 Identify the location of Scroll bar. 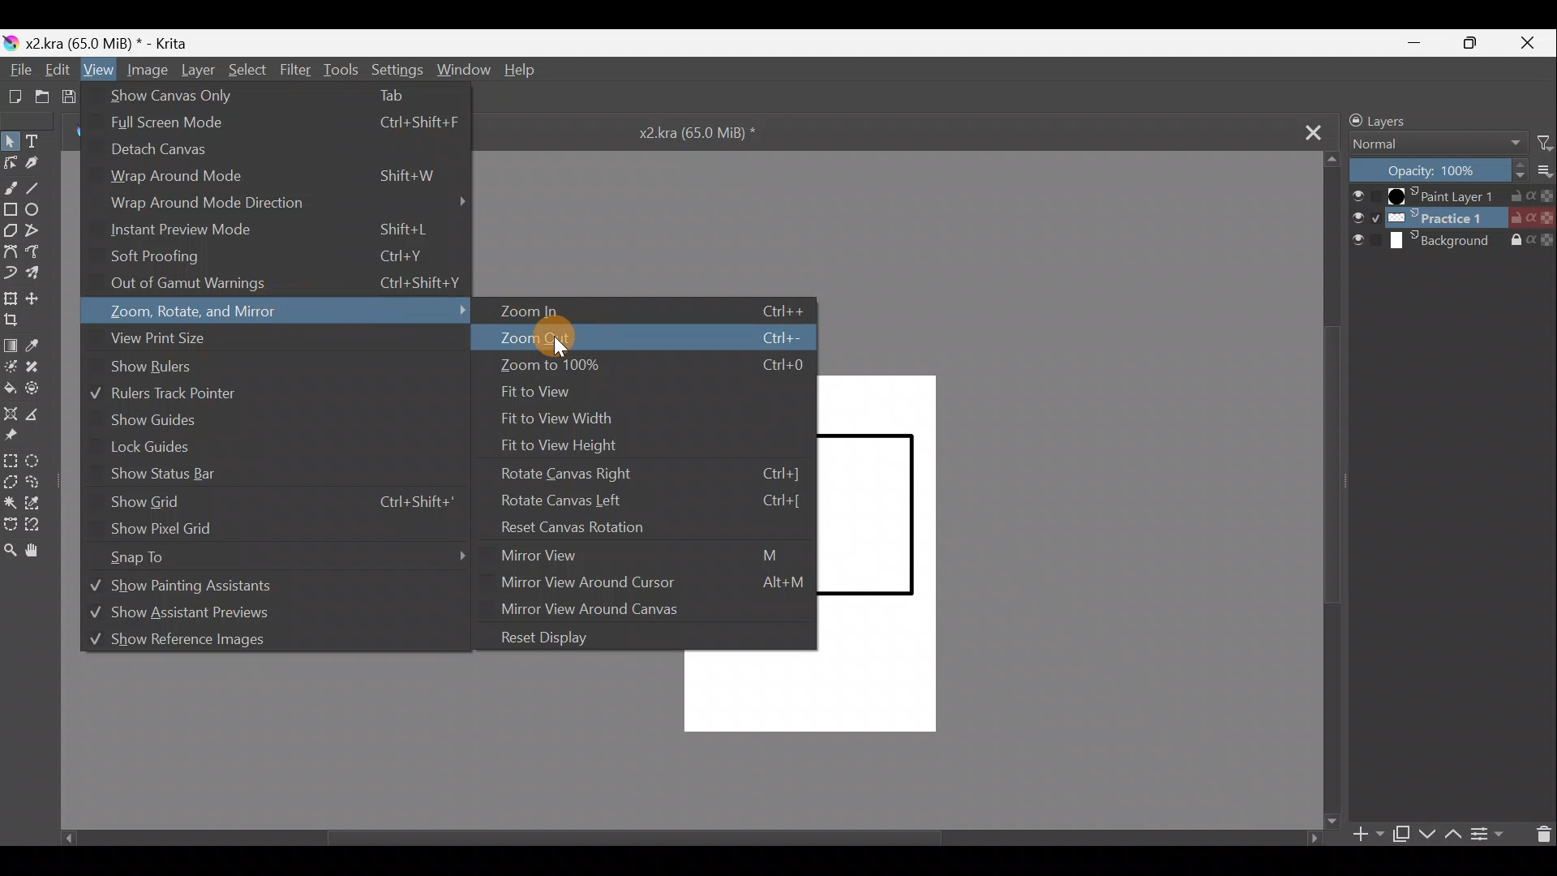
(1332, 492).